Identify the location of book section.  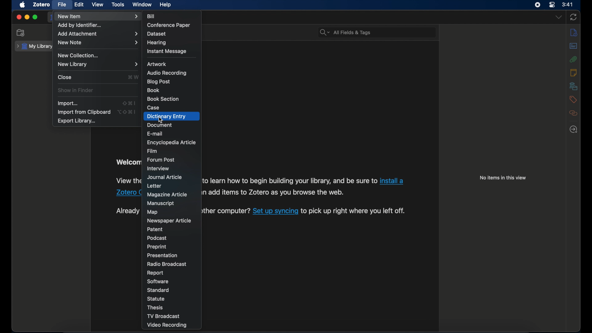
(162, 99).